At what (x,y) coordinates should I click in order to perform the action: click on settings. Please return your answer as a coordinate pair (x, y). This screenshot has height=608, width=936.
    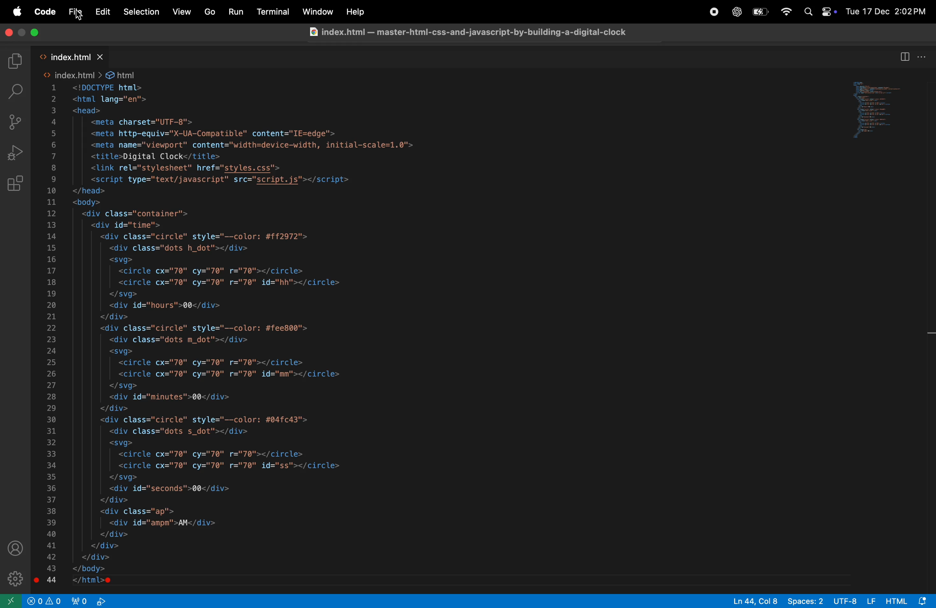
    Looking at the image, I should click on (15, 579).